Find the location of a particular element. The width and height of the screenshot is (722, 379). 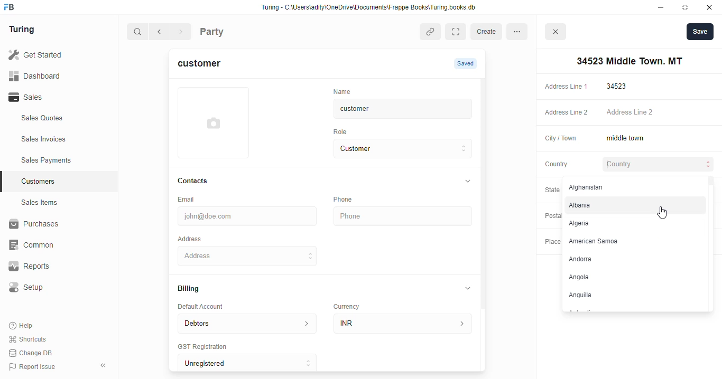

Country is located at coordinates (556, 164).